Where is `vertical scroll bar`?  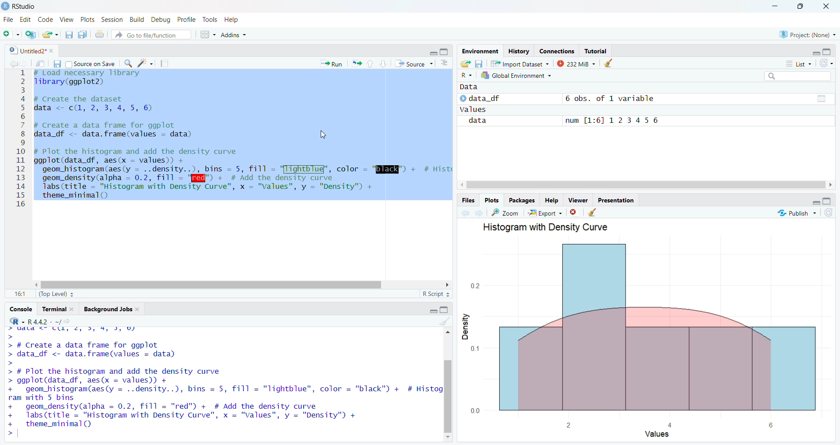
vertical scroll bar is located at coordinates (447, 397).